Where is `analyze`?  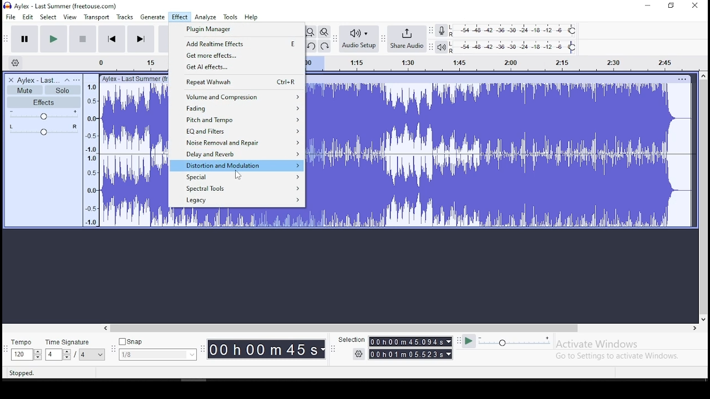 analyze is located at coordinates (206, 17).